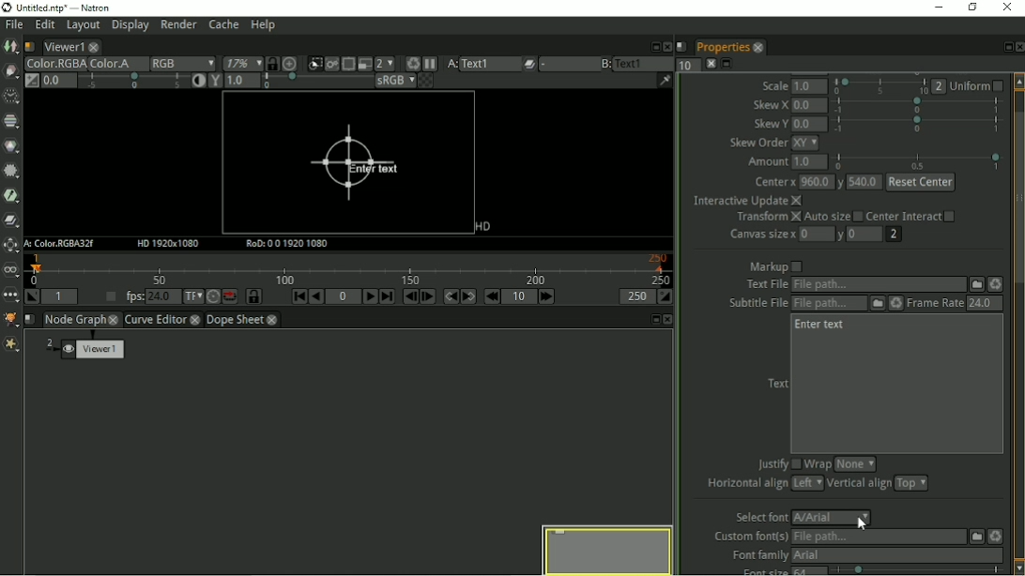 This screenshot has height=576, width=1025. What do you see at coordinates (334, 62) in the screenshot?
I see `Render the image` at bounding box center [334, 62].